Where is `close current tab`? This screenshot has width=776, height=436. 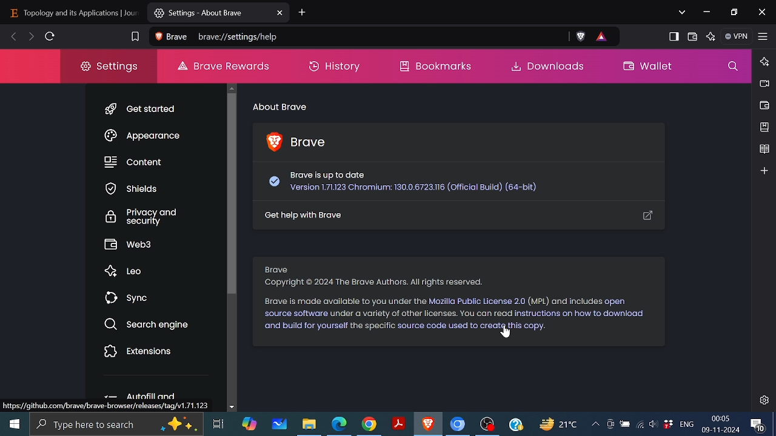
close current tab is located at coordinates (280, 13).